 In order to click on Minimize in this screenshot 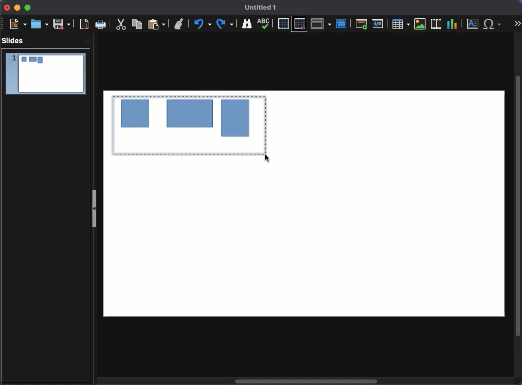, I will do `click(17, 8)`.